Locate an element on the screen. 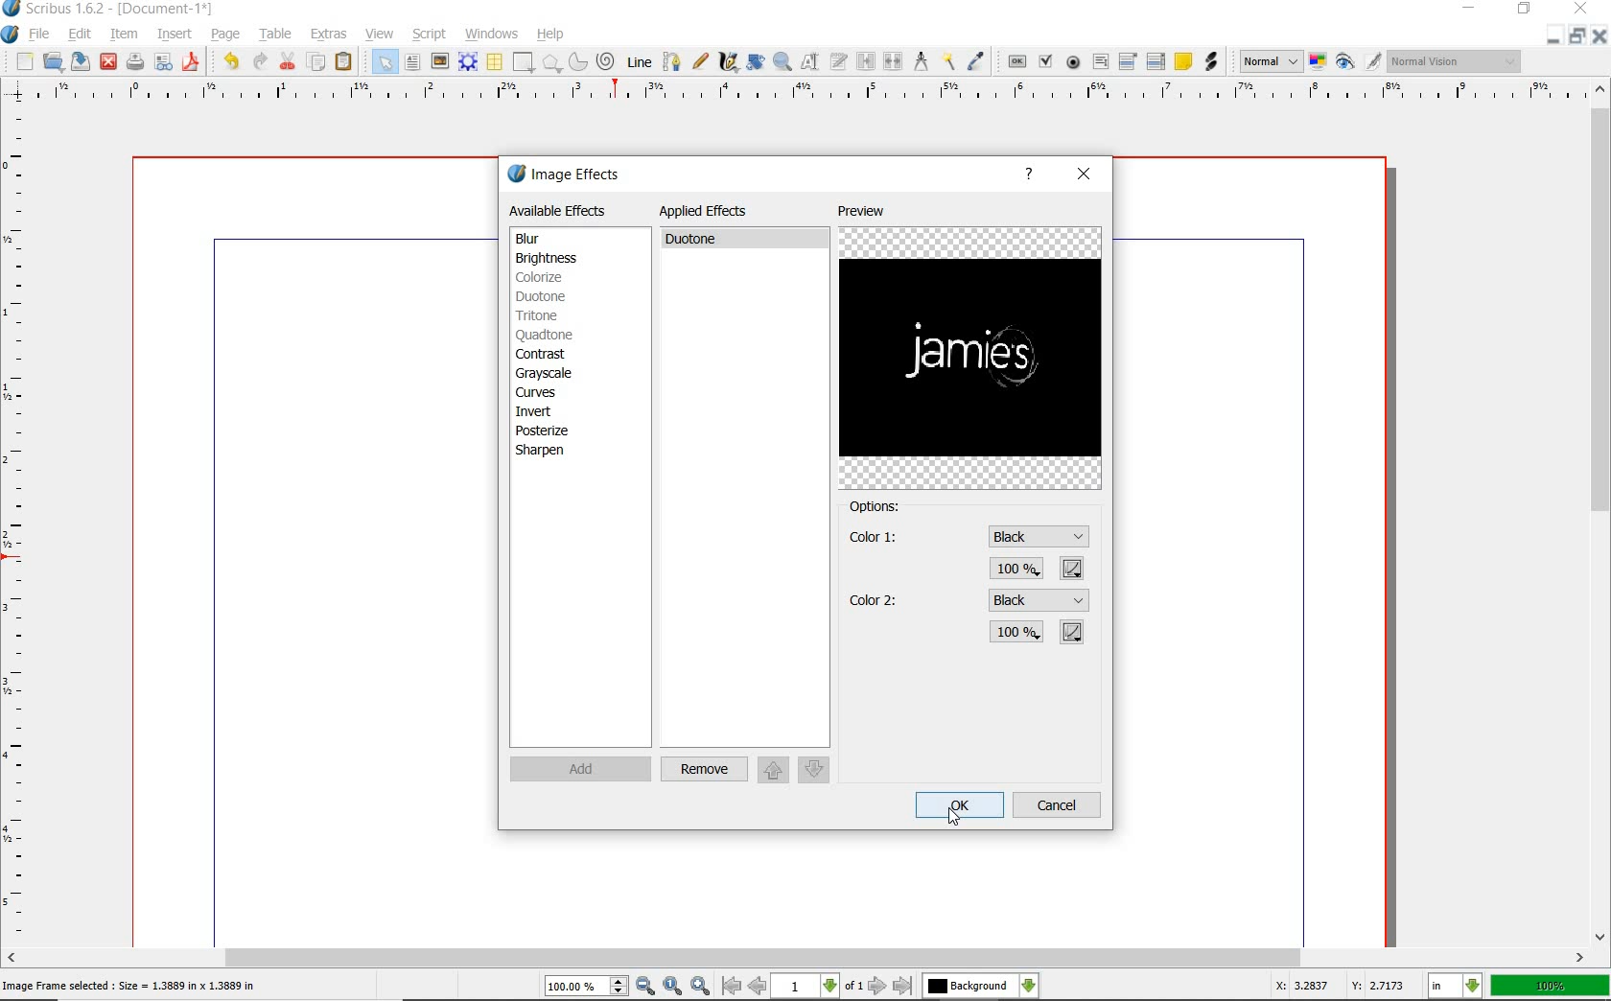 Image resolution: width=1611 pixels, height=1001 pixels. eye dropper is located at coordinates (974, 61).